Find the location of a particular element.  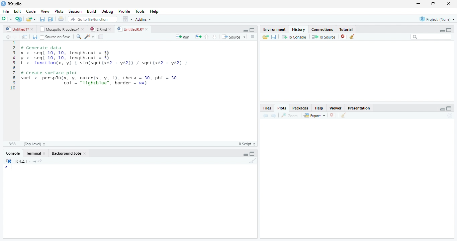

Load history from an existing file is located at coordinates (265, 37).